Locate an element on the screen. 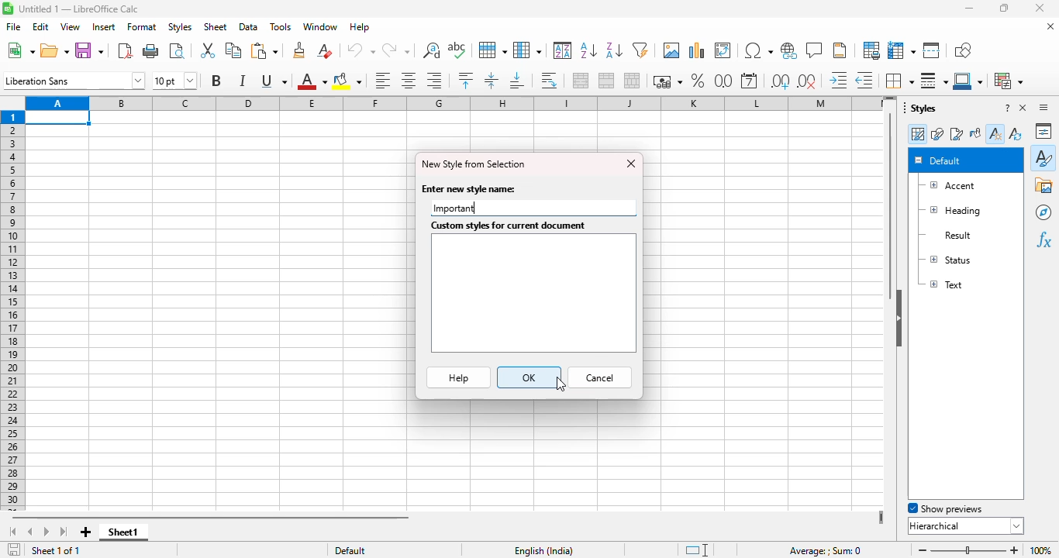 The height and width of the screenshot is (558, 1059). cancel is located at coordinates (599, 377).